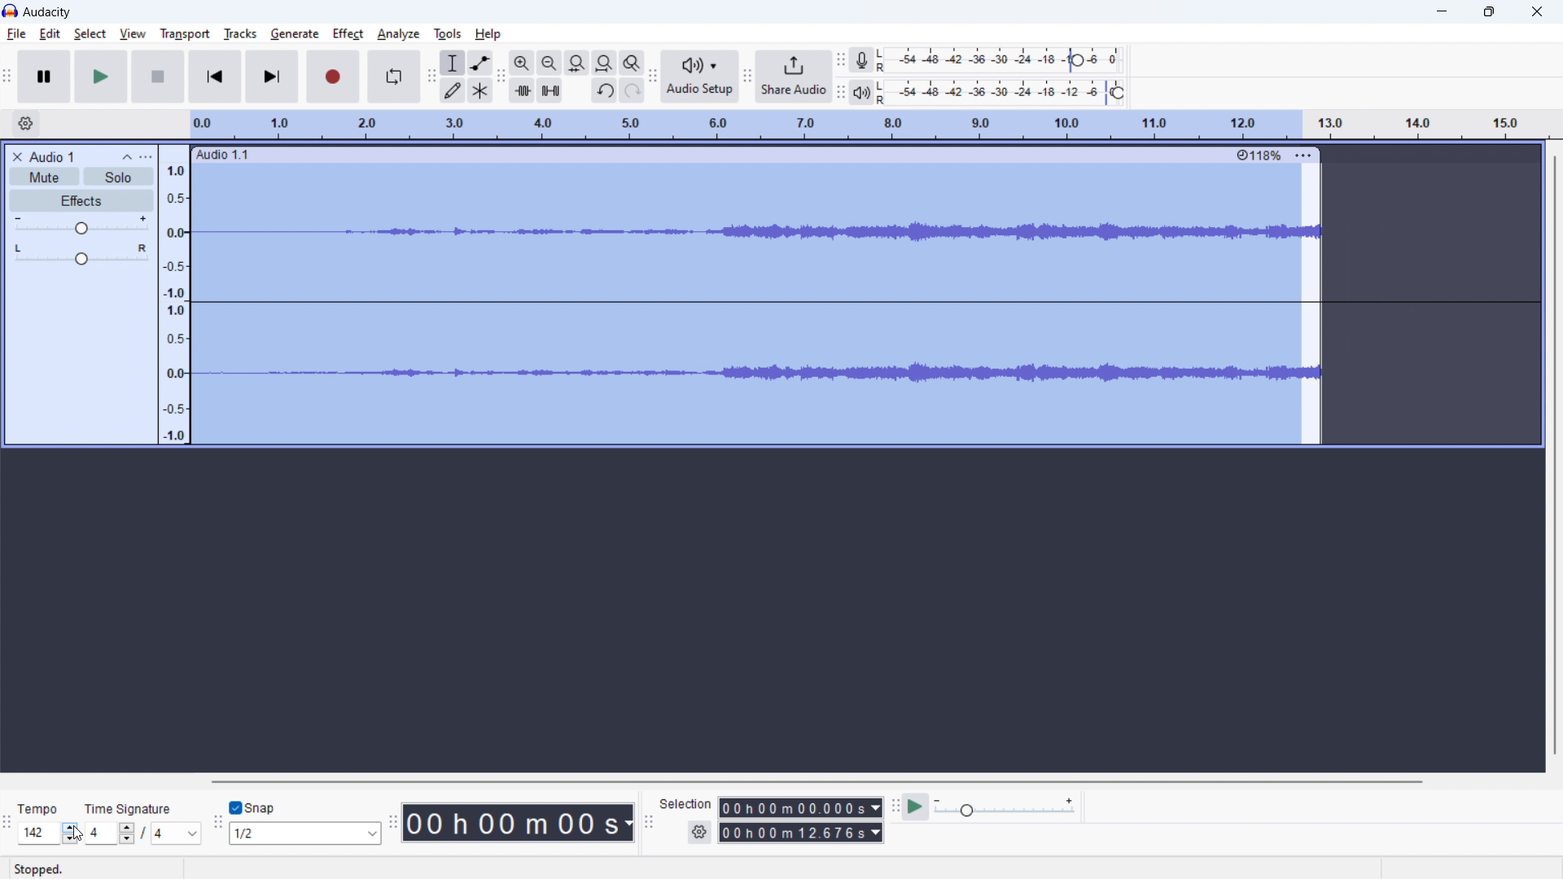 This screenshot has width=1563, height=879. Describe the element at coordinates (142, 833) in the screenshot. I see `set time signature` at that location.